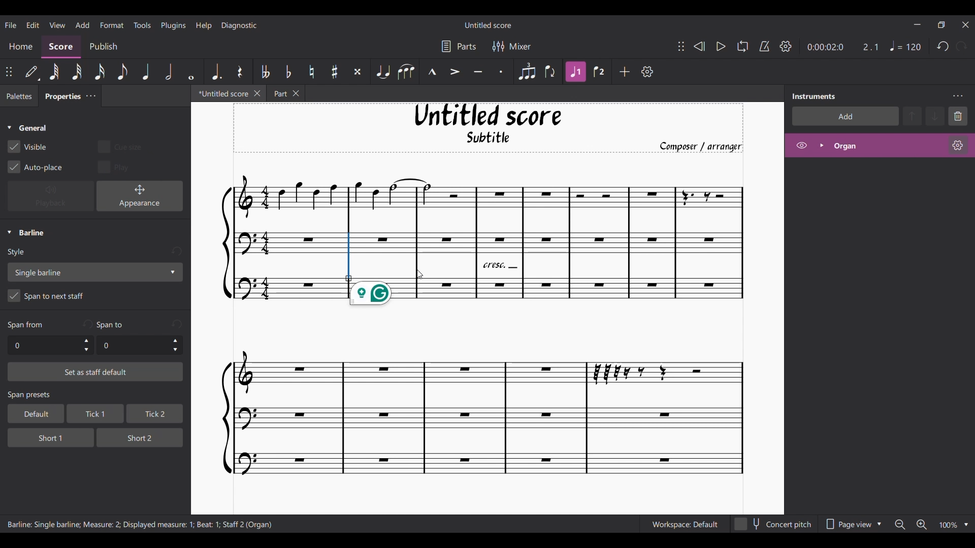 The height and width of the screenshot is (548, 975). What do you see at coordinates (61, 46) in the screenshot?
I see `Score section` at bounding box center [61, 46].